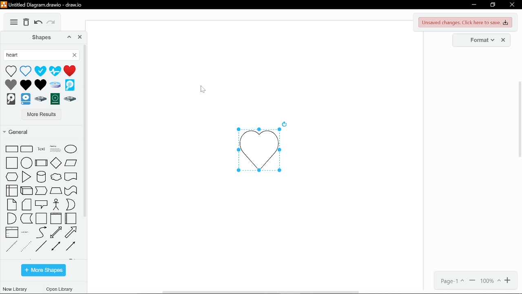 The image size is (522, 294). What do you see at coordinates (75, 56) in the screenshot?
I see `close search section` at bounding box center [75, 56].